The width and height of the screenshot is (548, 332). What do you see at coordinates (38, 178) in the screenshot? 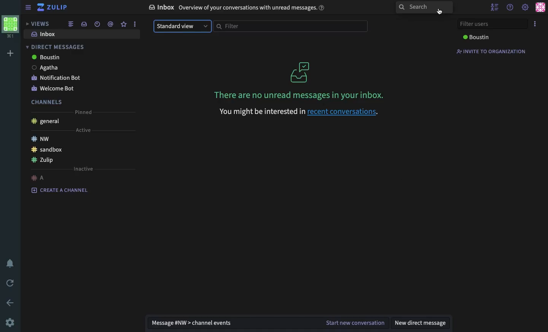
I see `a` at bounding box center [38, 178].